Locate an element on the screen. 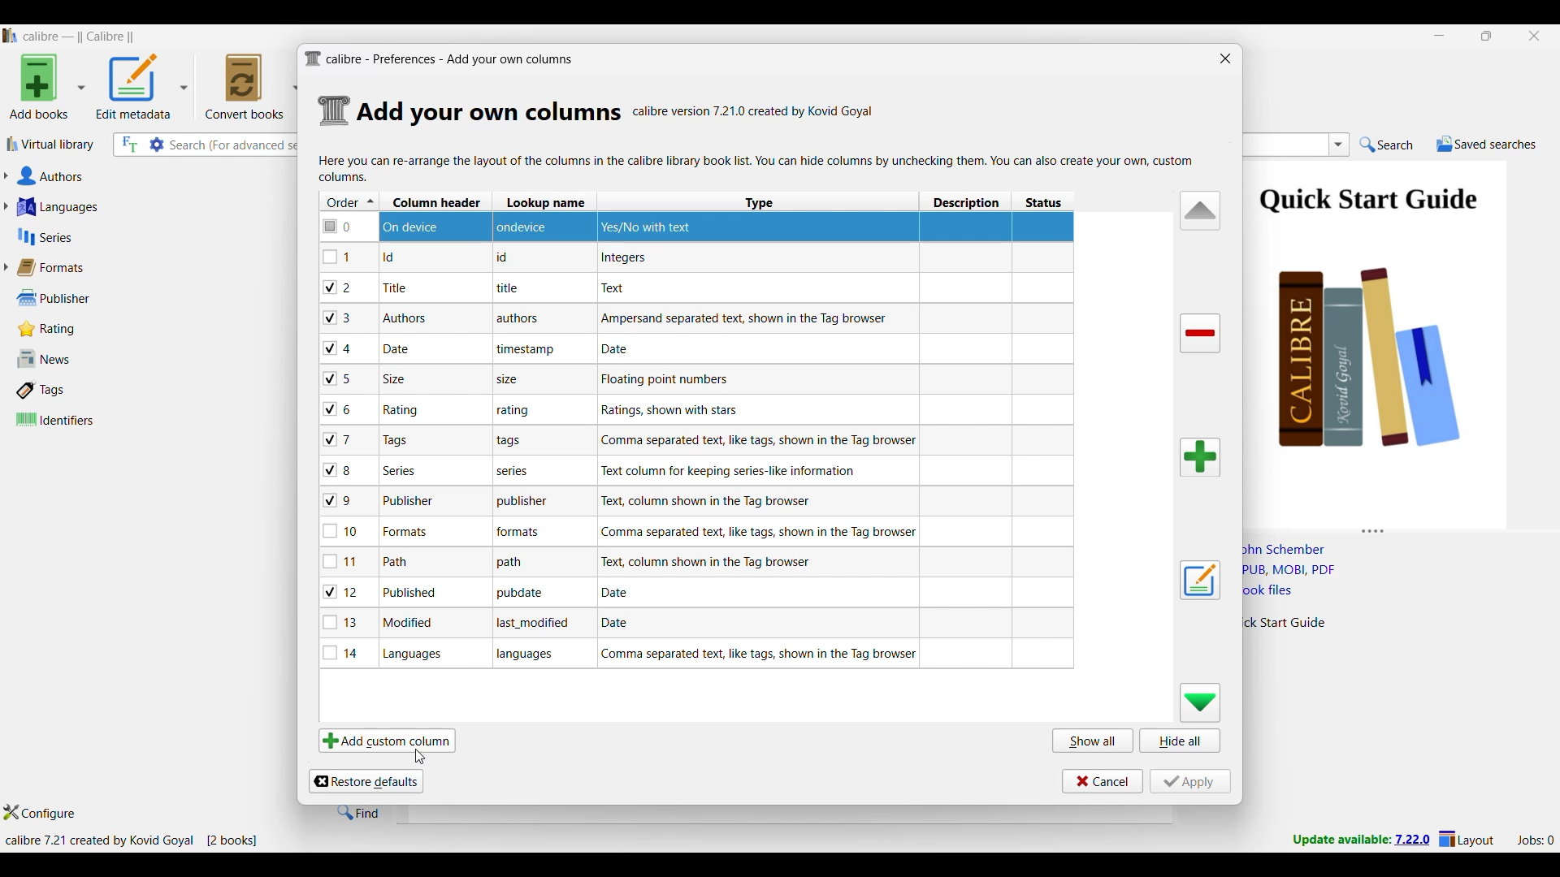  note is located at coordinates (510, 441).